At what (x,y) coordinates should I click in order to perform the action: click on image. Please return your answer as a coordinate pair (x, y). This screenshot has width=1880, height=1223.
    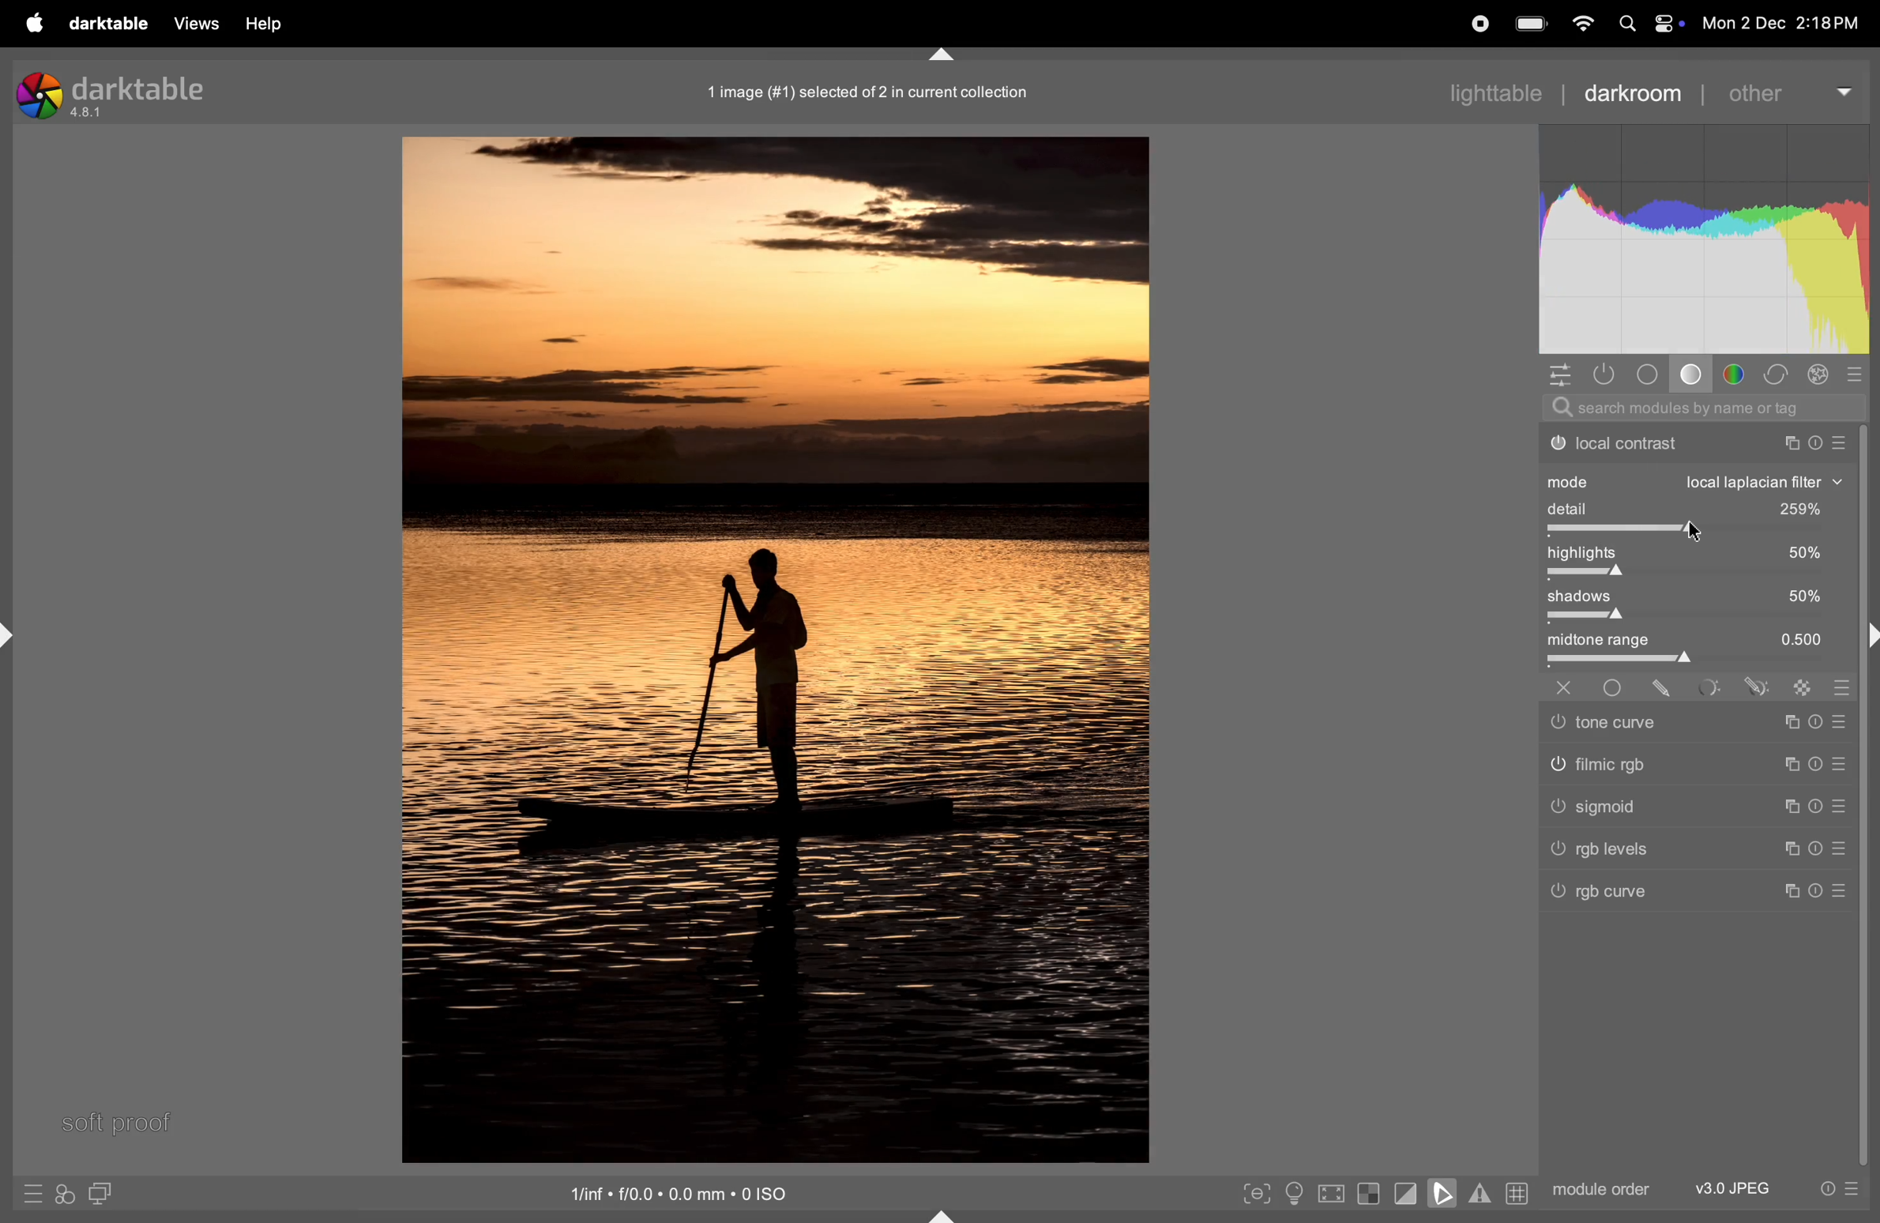
    Looking at the image, I should click on (773, 653).